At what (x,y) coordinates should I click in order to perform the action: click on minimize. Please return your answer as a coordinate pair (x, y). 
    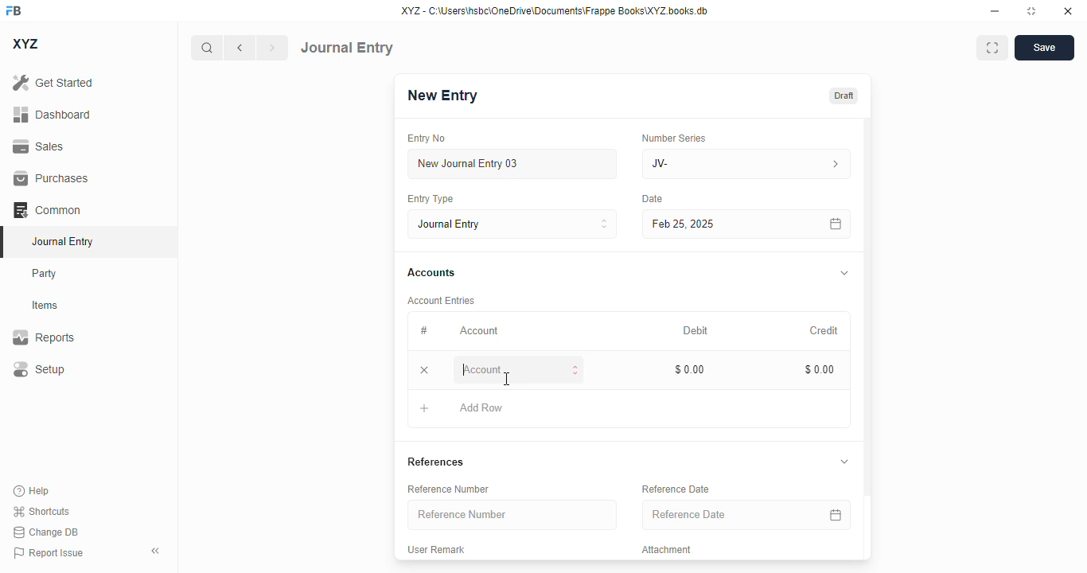
    Looking at the image, I should click on (995, 10).